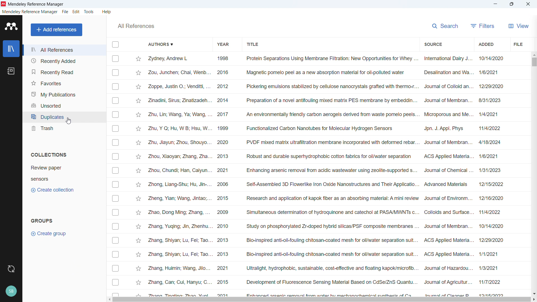 Image resolution: width=537 pixels, height=302 pixels. I want to click on Add references, so click(57, 30).